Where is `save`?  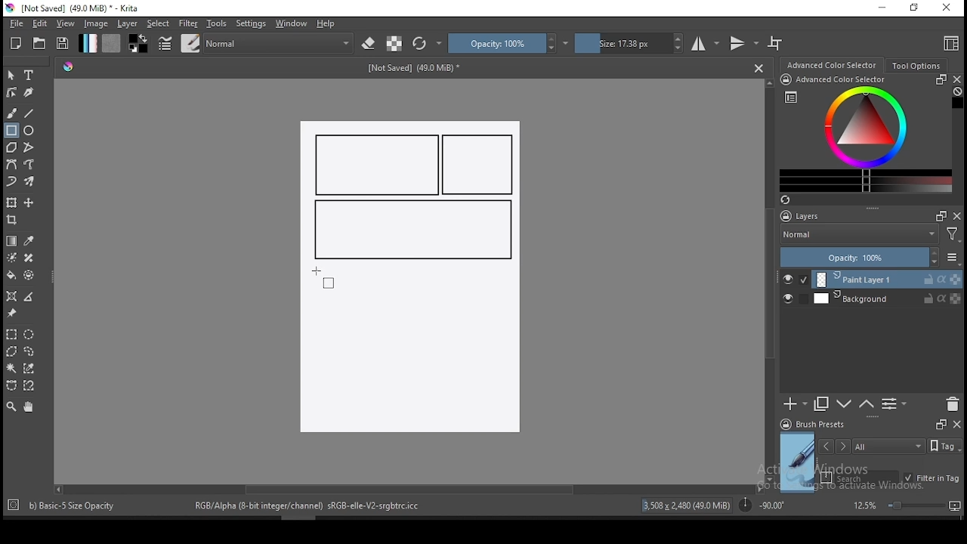
save is located at coordinates (63, 44).